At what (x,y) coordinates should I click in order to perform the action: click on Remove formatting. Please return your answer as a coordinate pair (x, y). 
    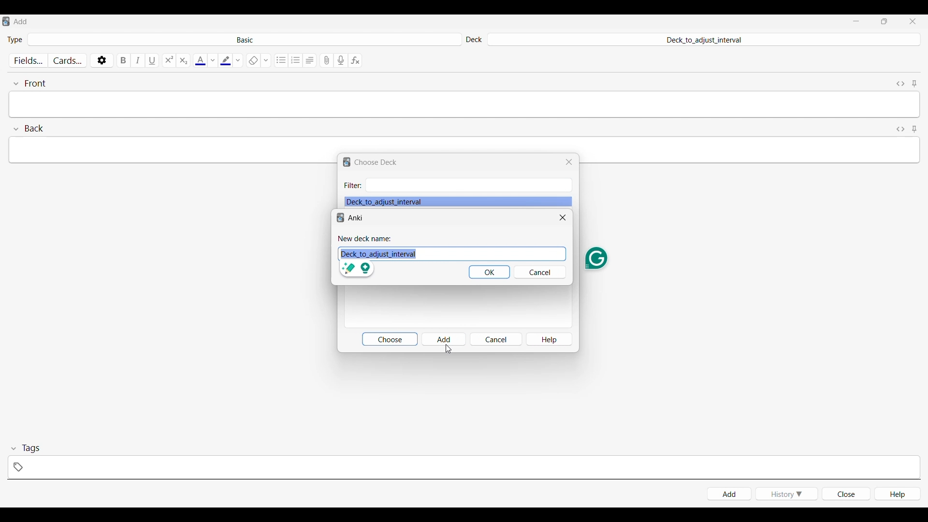
    Looking at the image, I should click on (253, 60).